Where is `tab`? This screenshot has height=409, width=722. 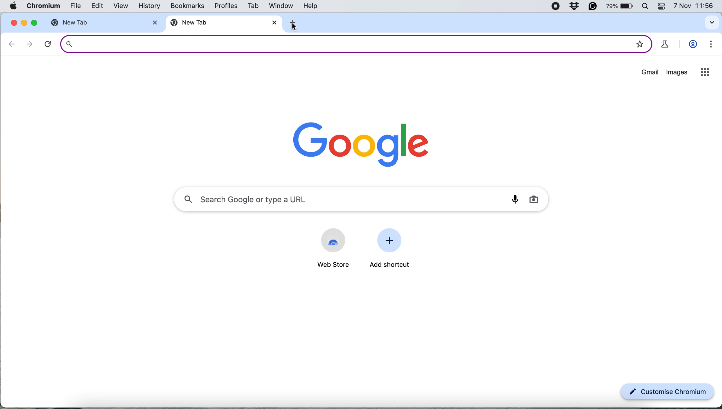 tab is located at coordinates (252, 7).